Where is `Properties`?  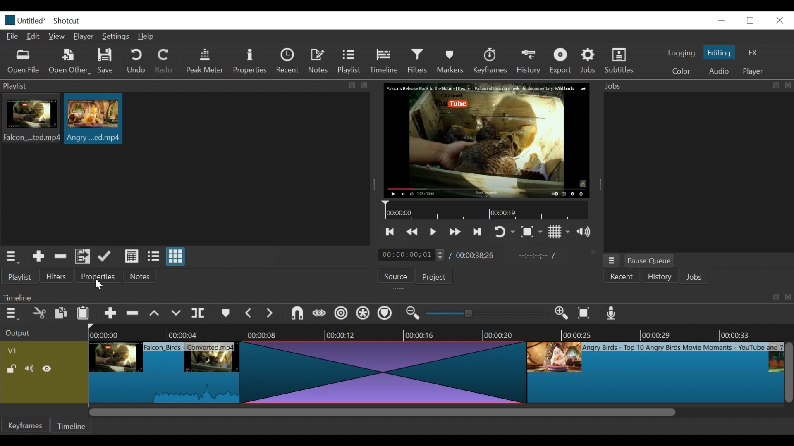
Properties is located at coordinates (251, 61).